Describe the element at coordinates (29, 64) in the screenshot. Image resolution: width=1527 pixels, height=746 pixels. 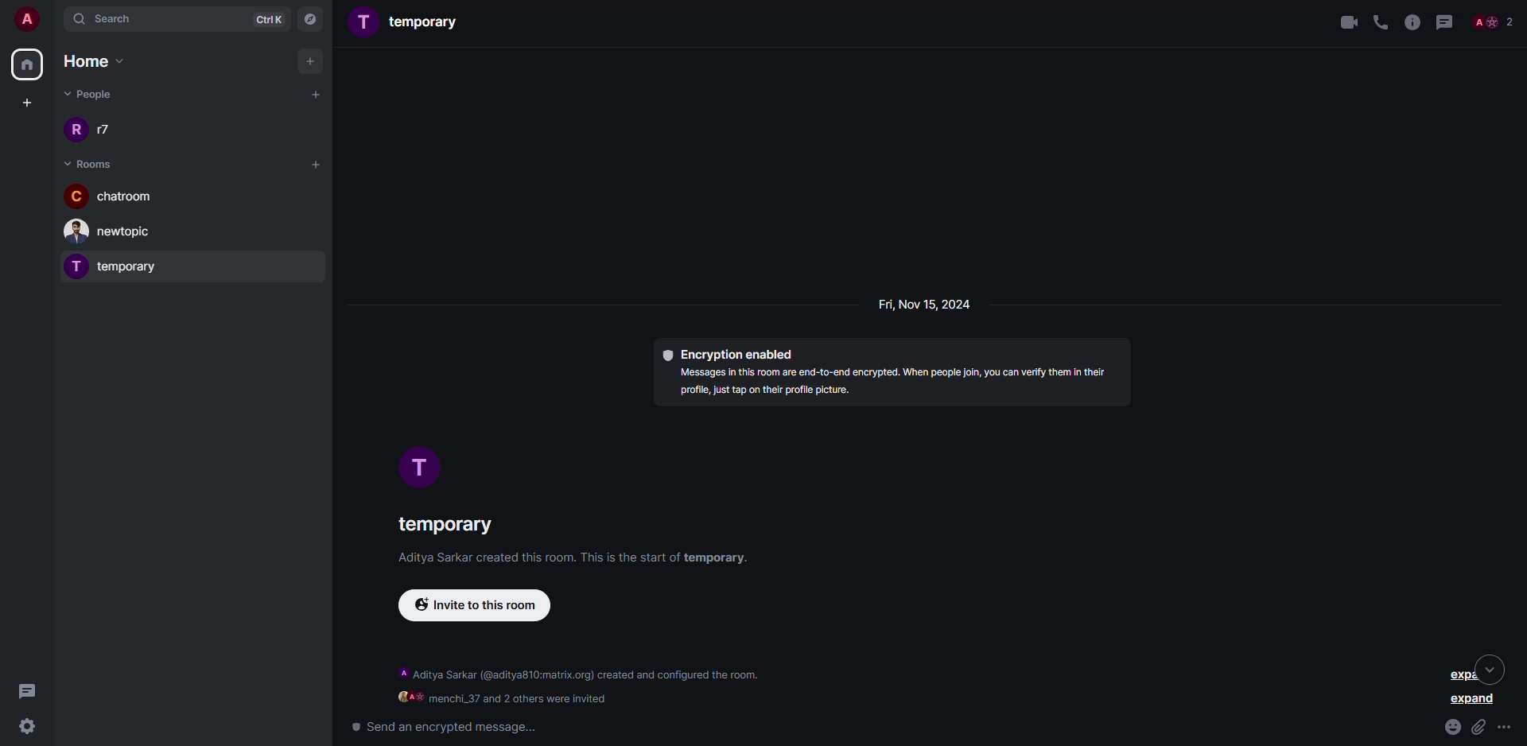
I see `home` at that location.